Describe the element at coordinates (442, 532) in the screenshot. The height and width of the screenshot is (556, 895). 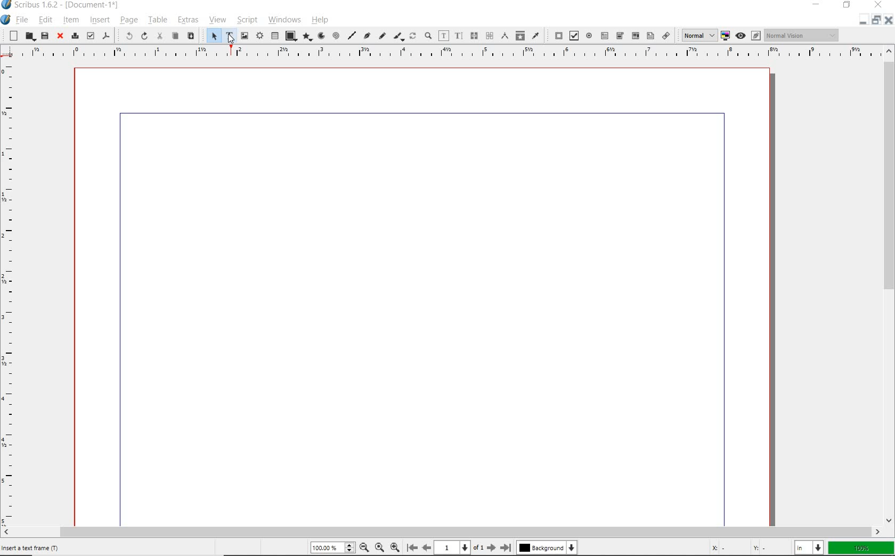
I see `scrollbar` at that location.